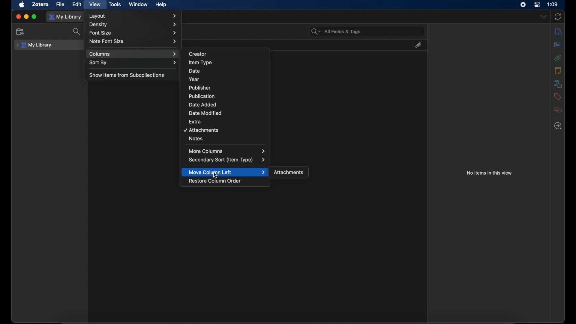 This screenshot has height=324, width=576. Describe the element at coordinates (558, 84) in the screenshot. I see `libraries` at that location.